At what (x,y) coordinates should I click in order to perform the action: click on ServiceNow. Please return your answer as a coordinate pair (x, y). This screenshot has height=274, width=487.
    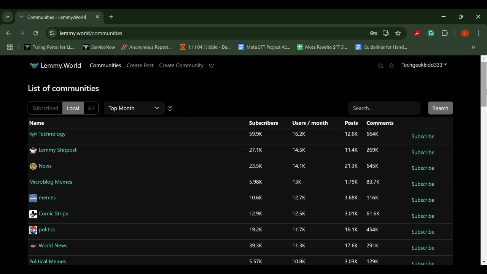
    Looking at the image, I should click on (99, 47).